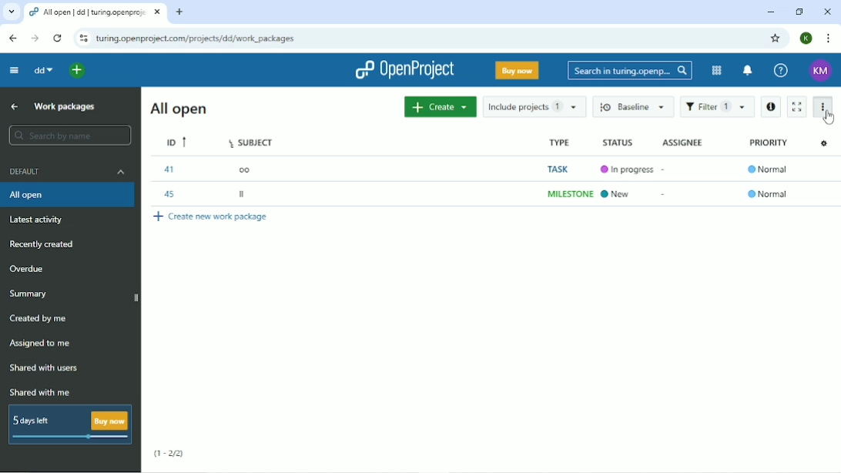 The image size is (841, 473). Describe the element at coordinates (770, 195) in the screenshot. I see `Normal` at that location.